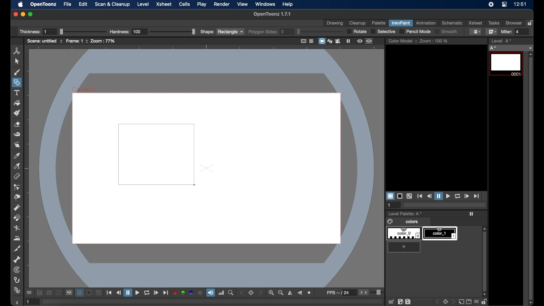 This screenshot has width=544, height=306. Describe the element at coordinates (405, 213) in the screenshot. I see `level palette: A*` at that location.